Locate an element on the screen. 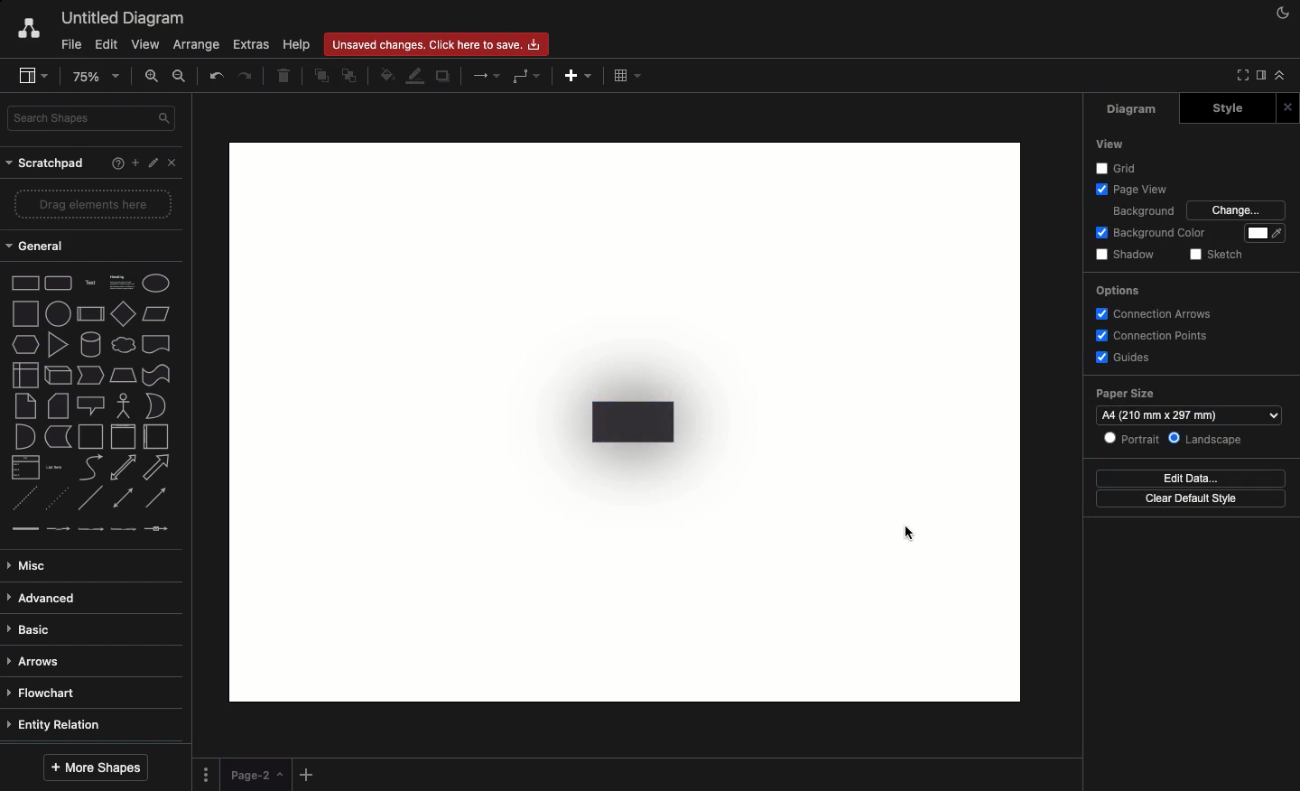 The height and width of the screenshot is (791, 1300). Zoom is located at coordinates (95, 77).